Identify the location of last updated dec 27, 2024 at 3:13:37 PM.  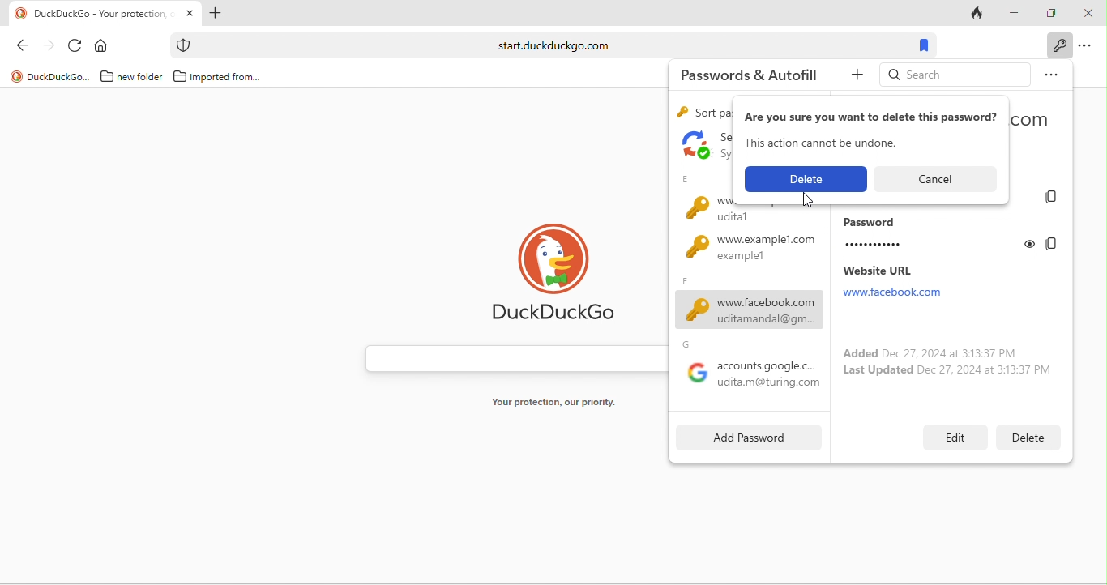
(949, 373).